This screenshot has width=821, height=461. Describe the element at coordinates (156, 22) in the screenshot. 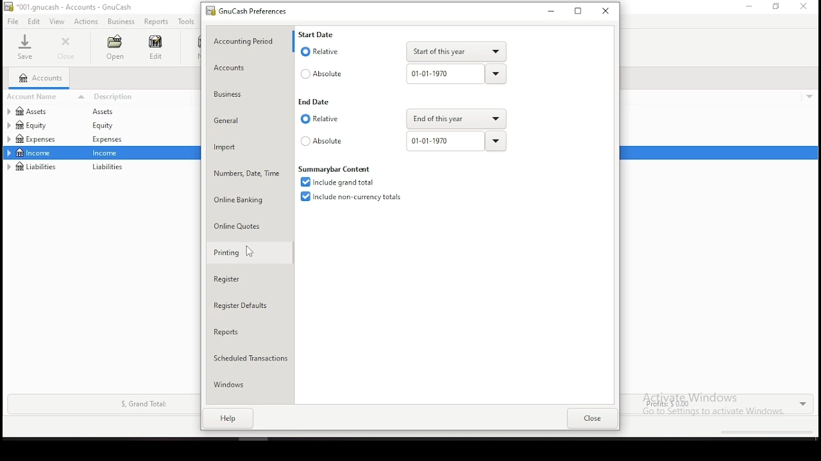

I see `reports` at that location.